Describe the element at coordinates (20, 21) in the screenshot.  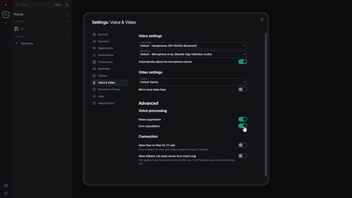
I see `people` at that location.